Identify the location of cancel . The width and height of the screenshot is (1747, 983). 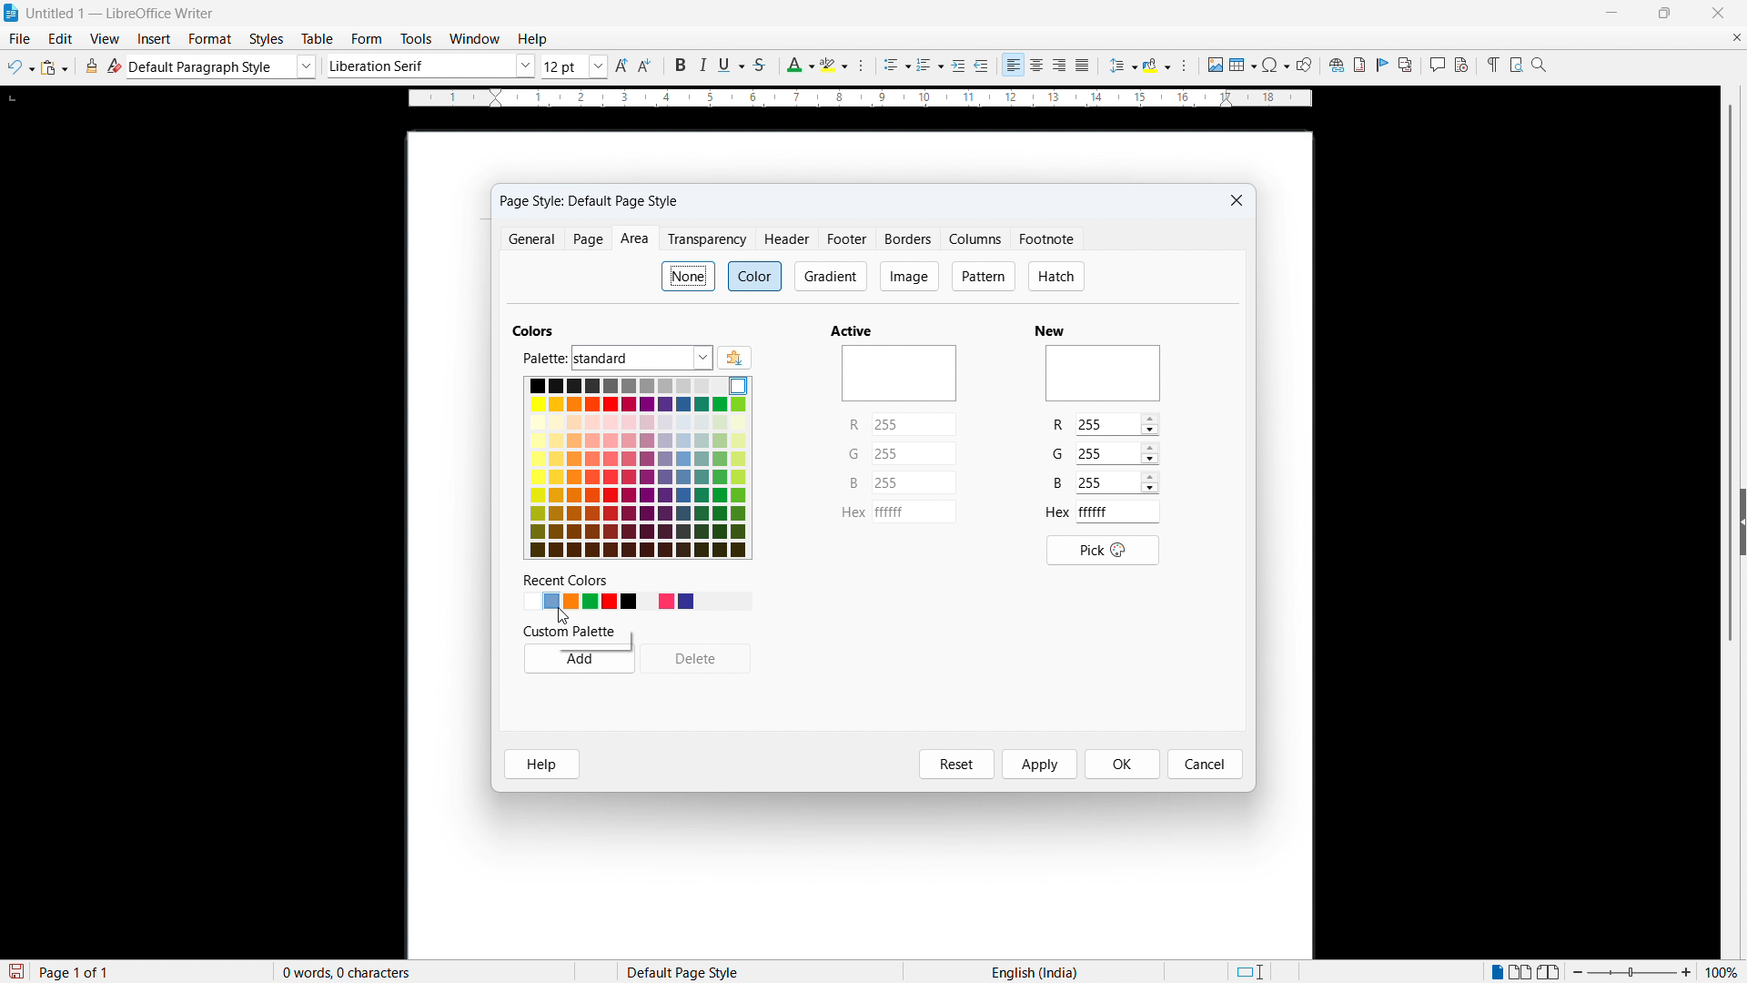
(1205, 765).